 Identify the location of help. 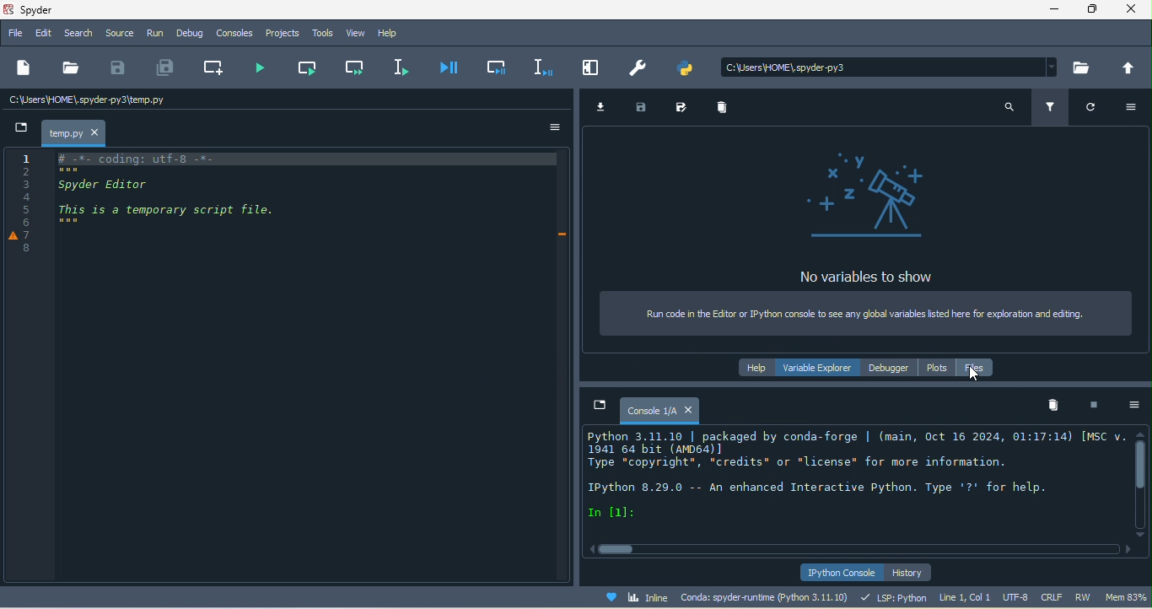
(753, 369).